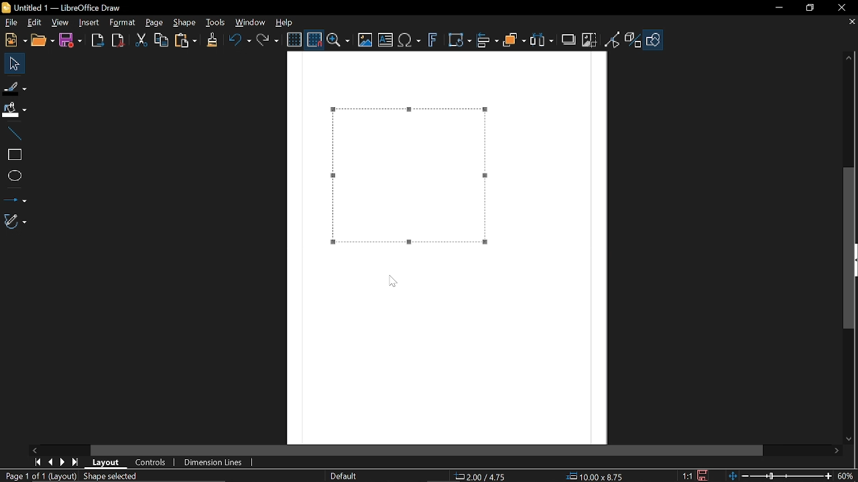 The image size is (858, 482). What do you see at coordinates (461, 41) in the screenshot?
I see `Transformations` at bounding box center [461, 41].